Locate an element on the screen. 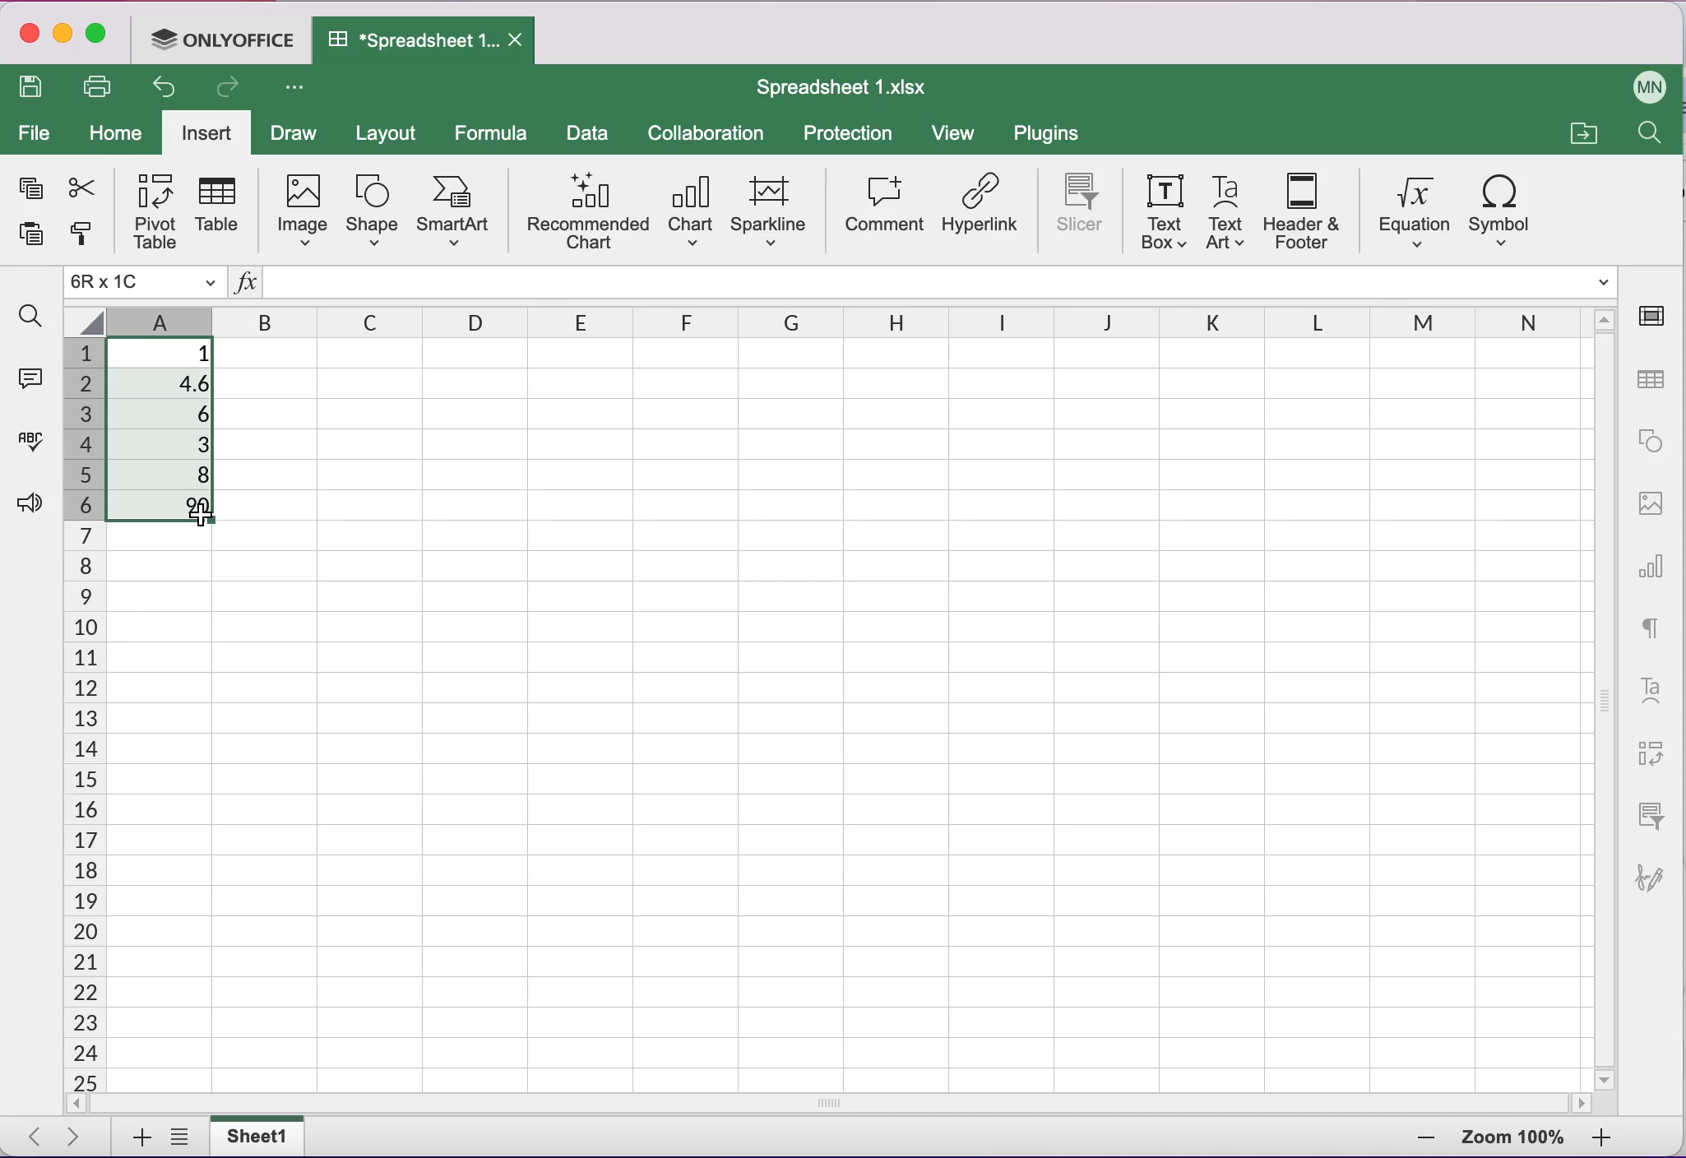 This screenshot has height=1158, width=1686. paste is located at coordinates (30, 237).